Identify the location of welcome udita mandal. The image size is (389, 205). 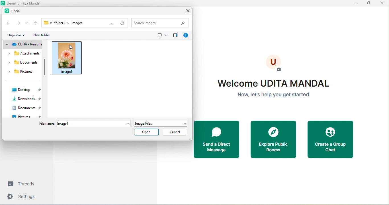
(271, 90).